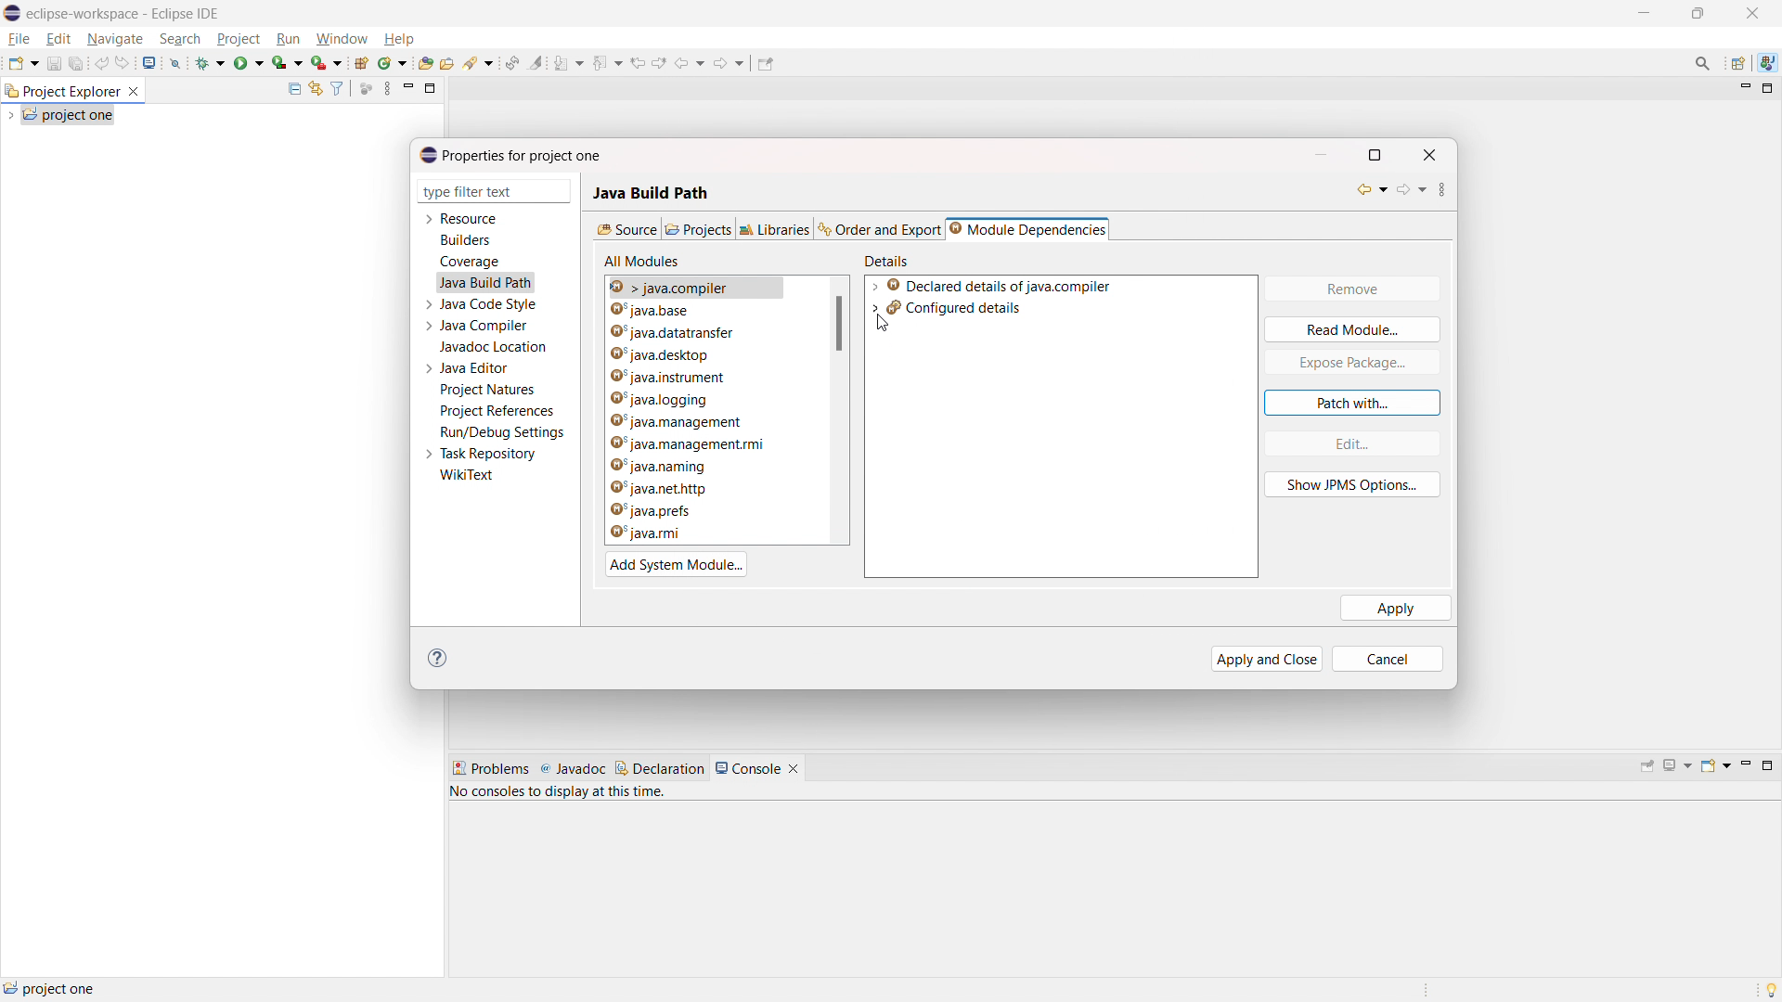 The height and width of the screenshot is (1002, 1782). What do you see at coordinates (288, 62) in the screenshot?
I see `coverage` at bounding box center [288, 62].